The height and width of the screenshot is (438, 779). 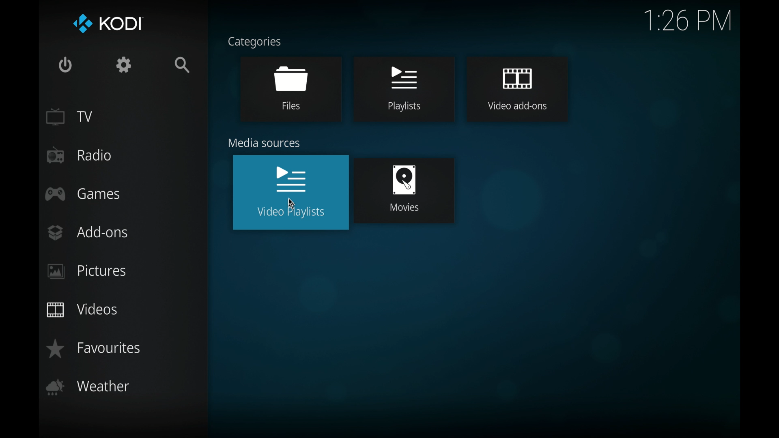 I want to click on favorites, so click(x=93, y=348).